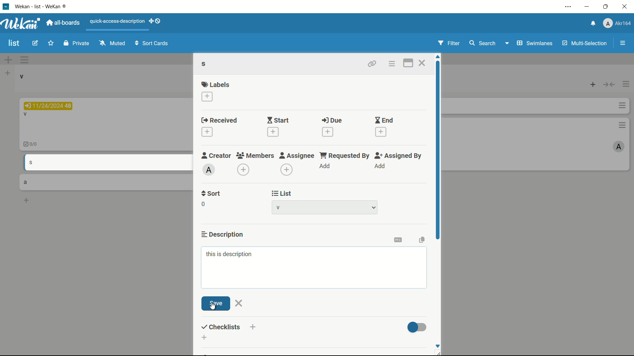 The height and width of the screenshot is (356, 634). Describe the element at coordinates (63, 23) in the screenshot. I see `all boards` at that location.